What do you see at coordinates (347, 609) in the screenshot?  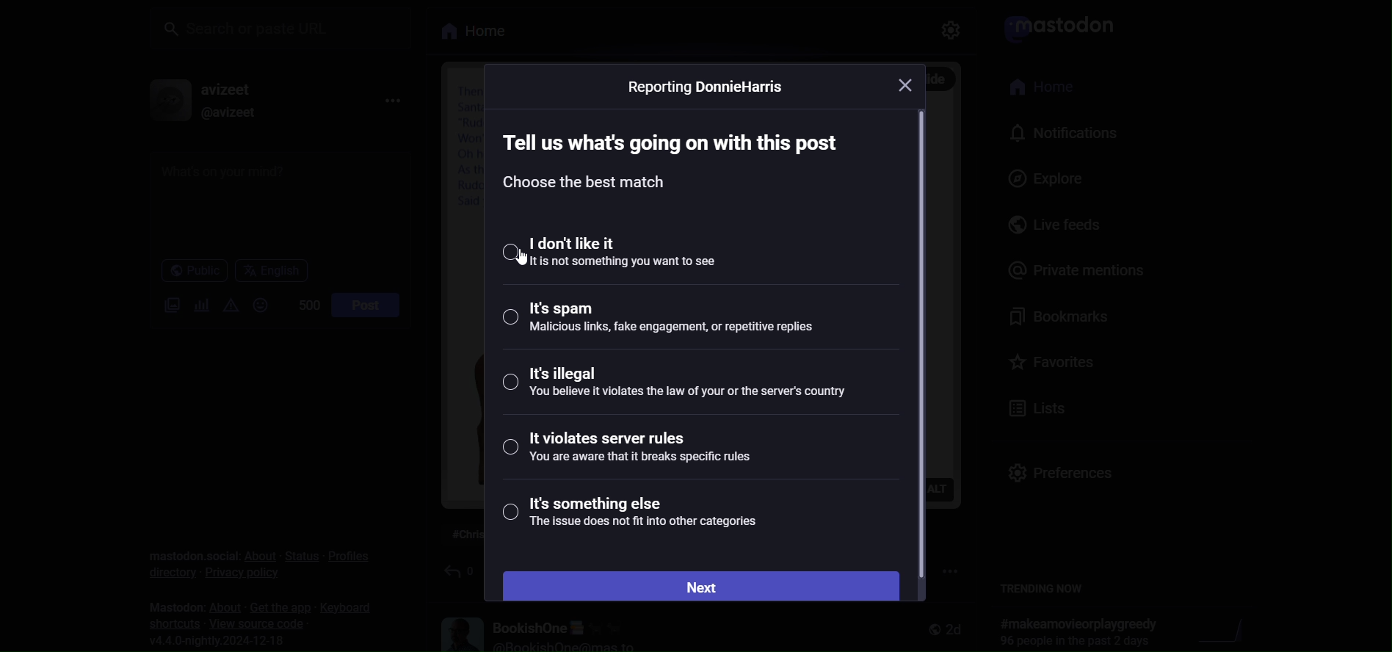 I see `keyboard` at bounding box center [347, 609].